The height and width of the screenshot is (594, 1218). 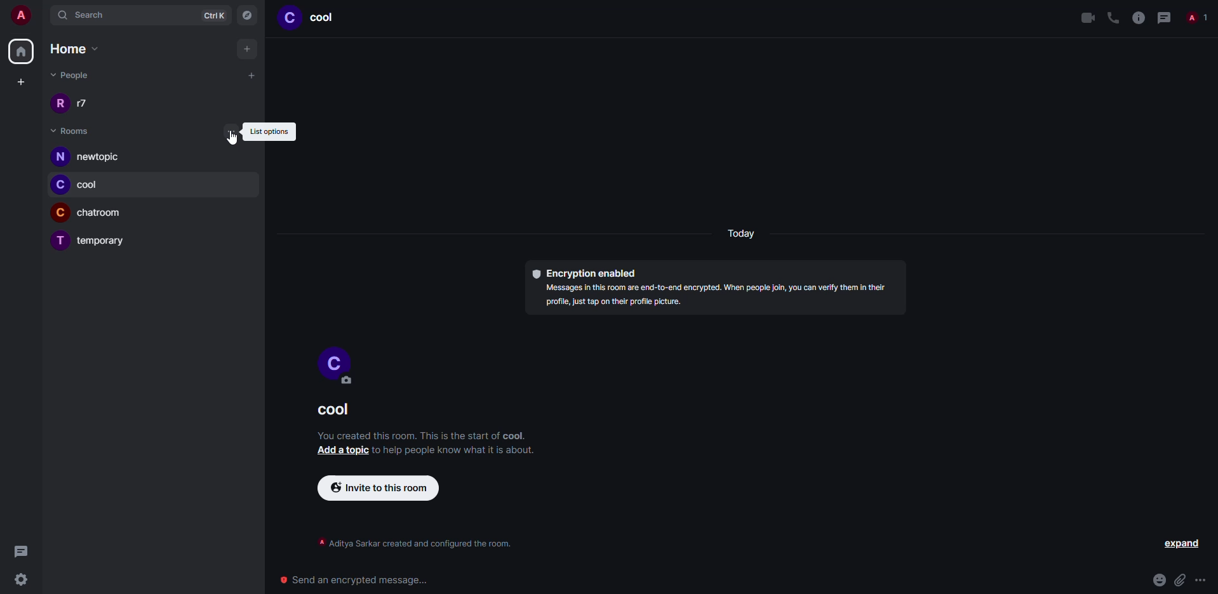 What do you see at coordinates (59, 104) in the screenshot?
I see `profile` at bounding box center [59, 104].